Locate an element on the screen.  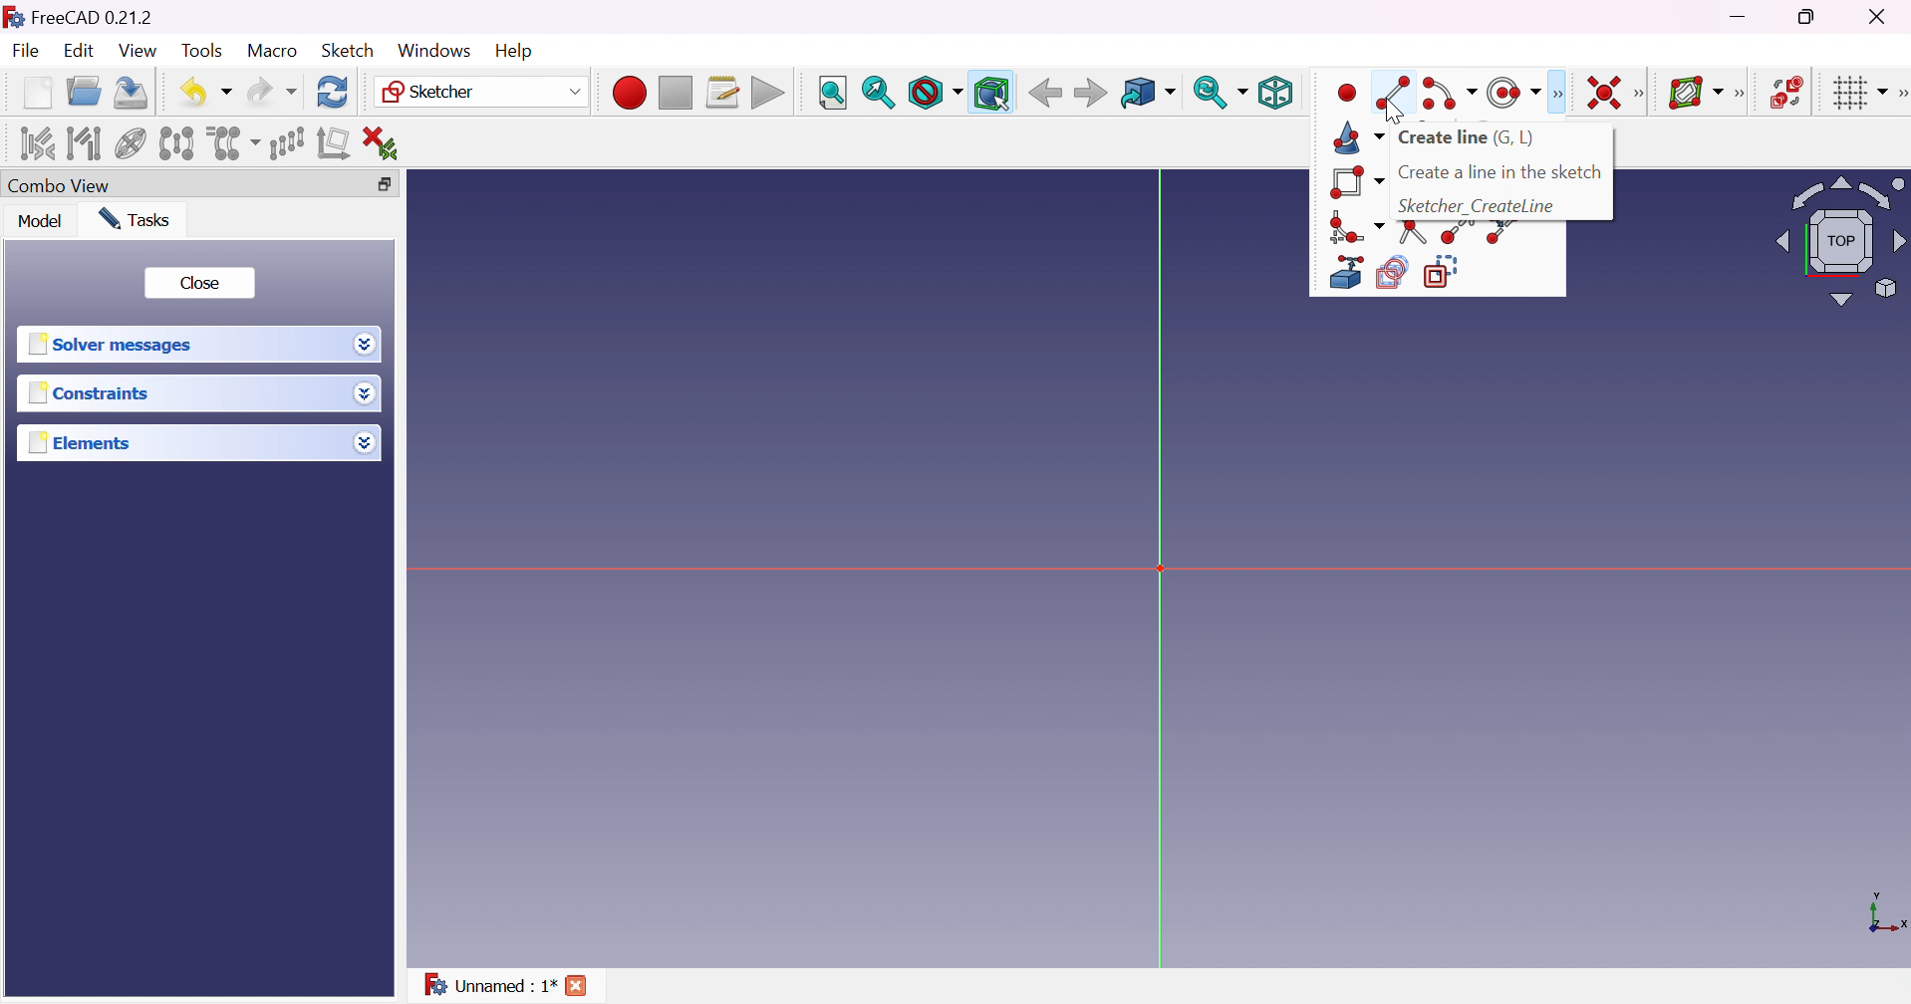
Clone is located at coordinates (233, 141).